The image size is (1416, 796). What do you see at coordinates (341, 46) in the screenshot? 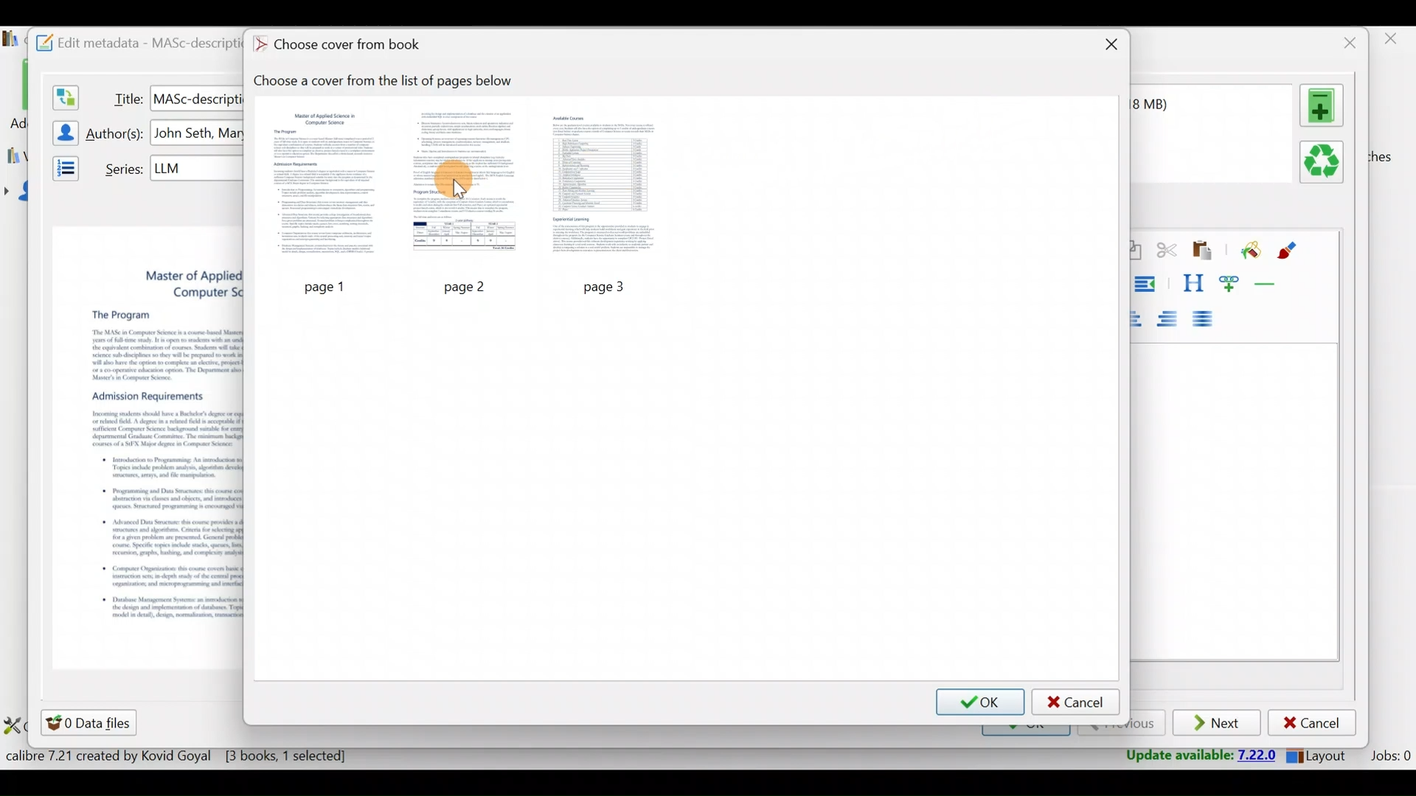
I see `Choose cover from book` at bounding box center [341, 46].